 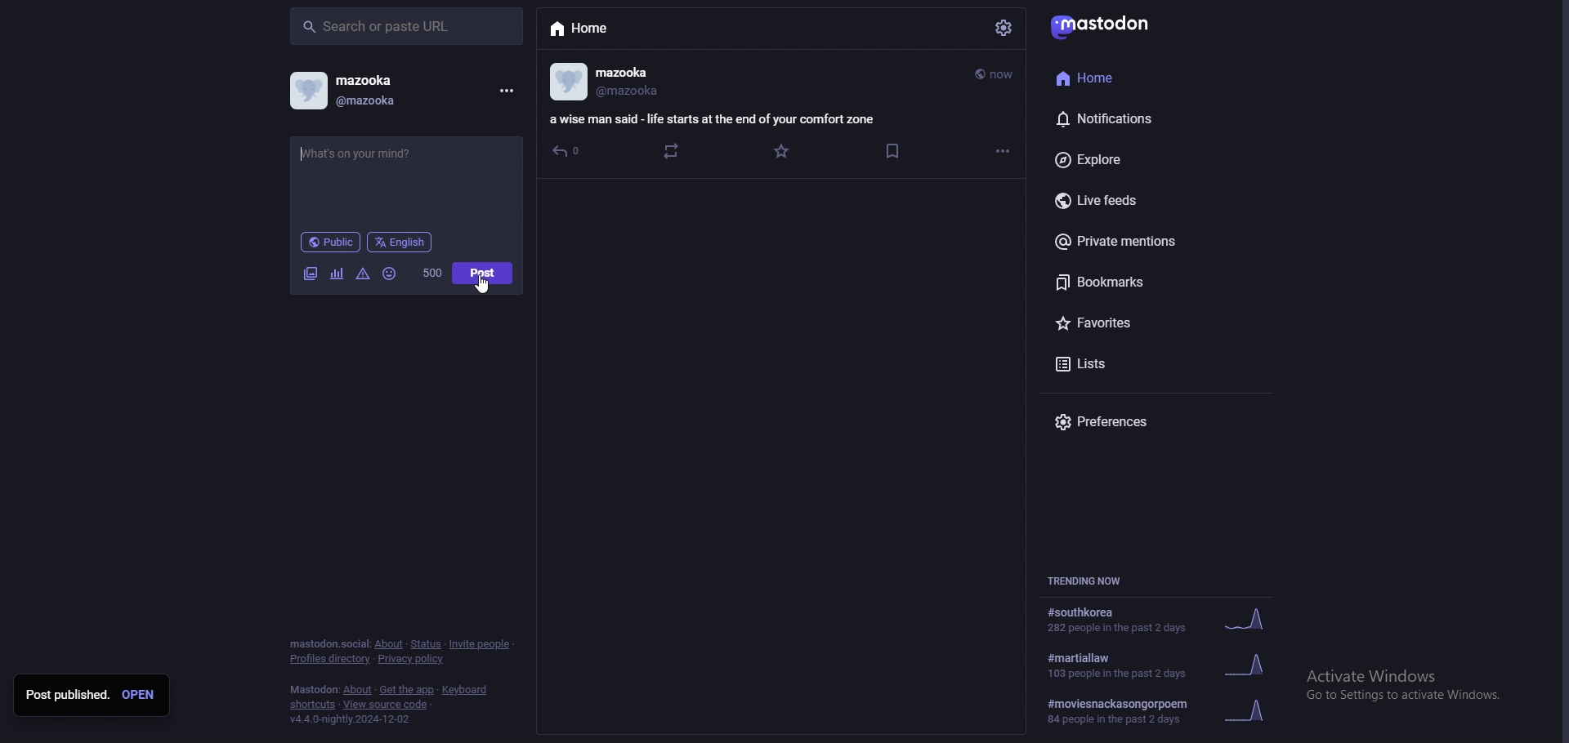 I want to click on post, so click(x=483, y=274).